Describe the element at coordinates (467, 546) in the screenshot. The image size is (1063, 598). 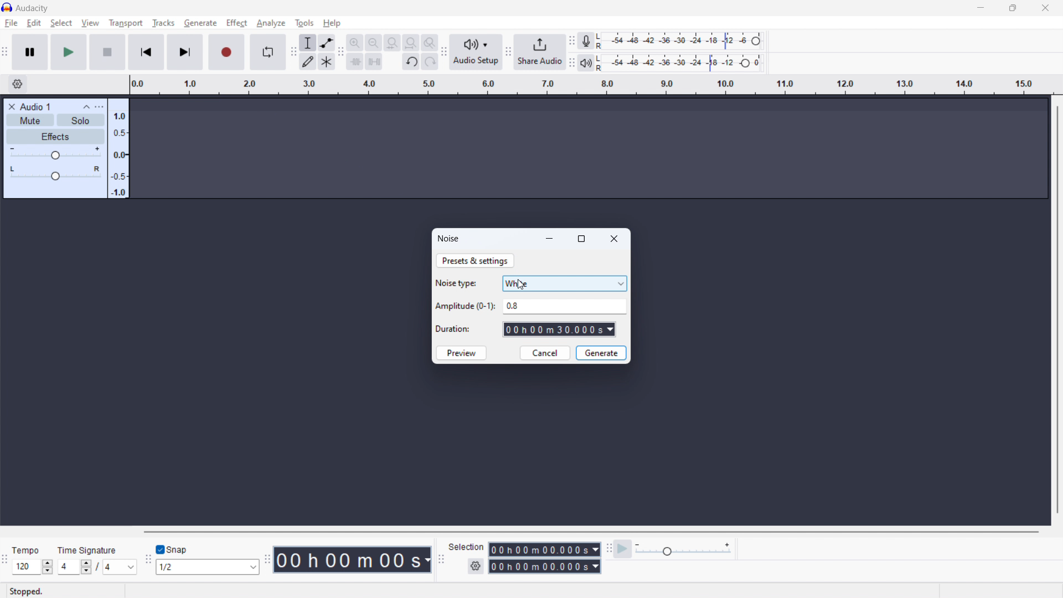
I see `Selection` at that location.